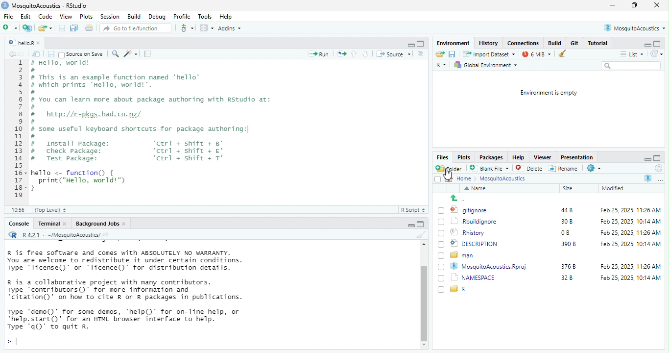 This screenshot has height=353, width=669. Describe the element at coordinates (18, 225) in the screenshot. I see `Console` at that location.